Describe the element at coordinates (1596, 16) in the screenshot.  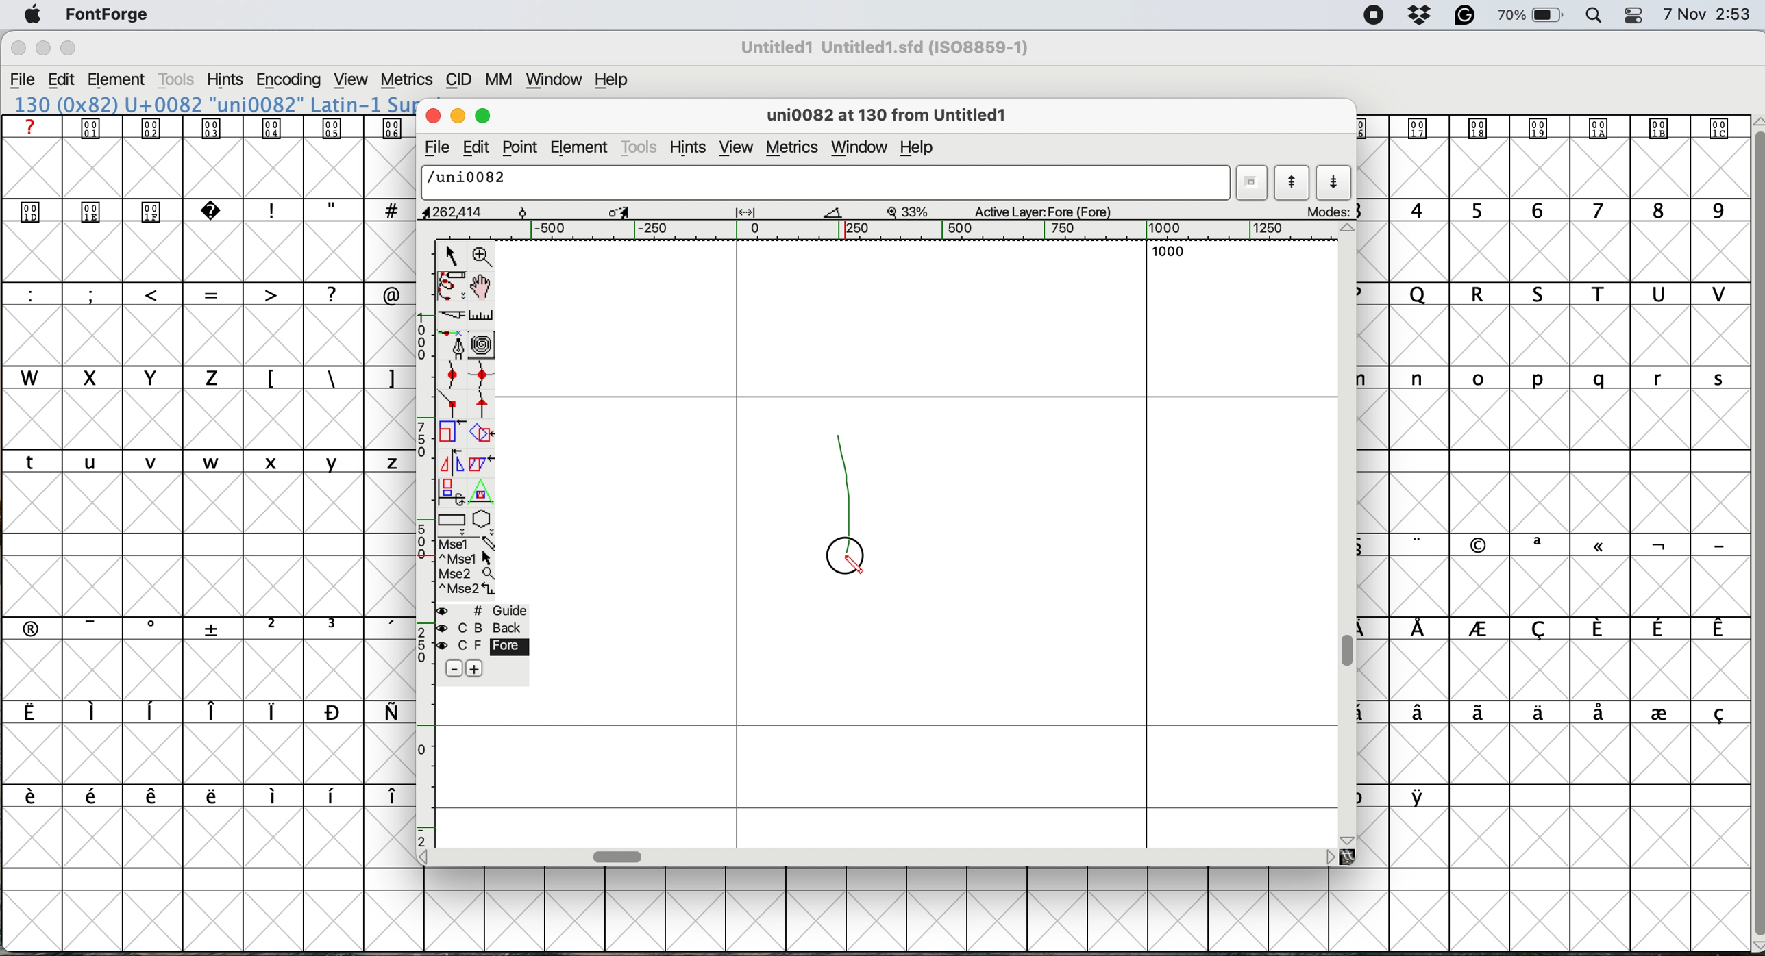
I see `spotlight search` at that location.